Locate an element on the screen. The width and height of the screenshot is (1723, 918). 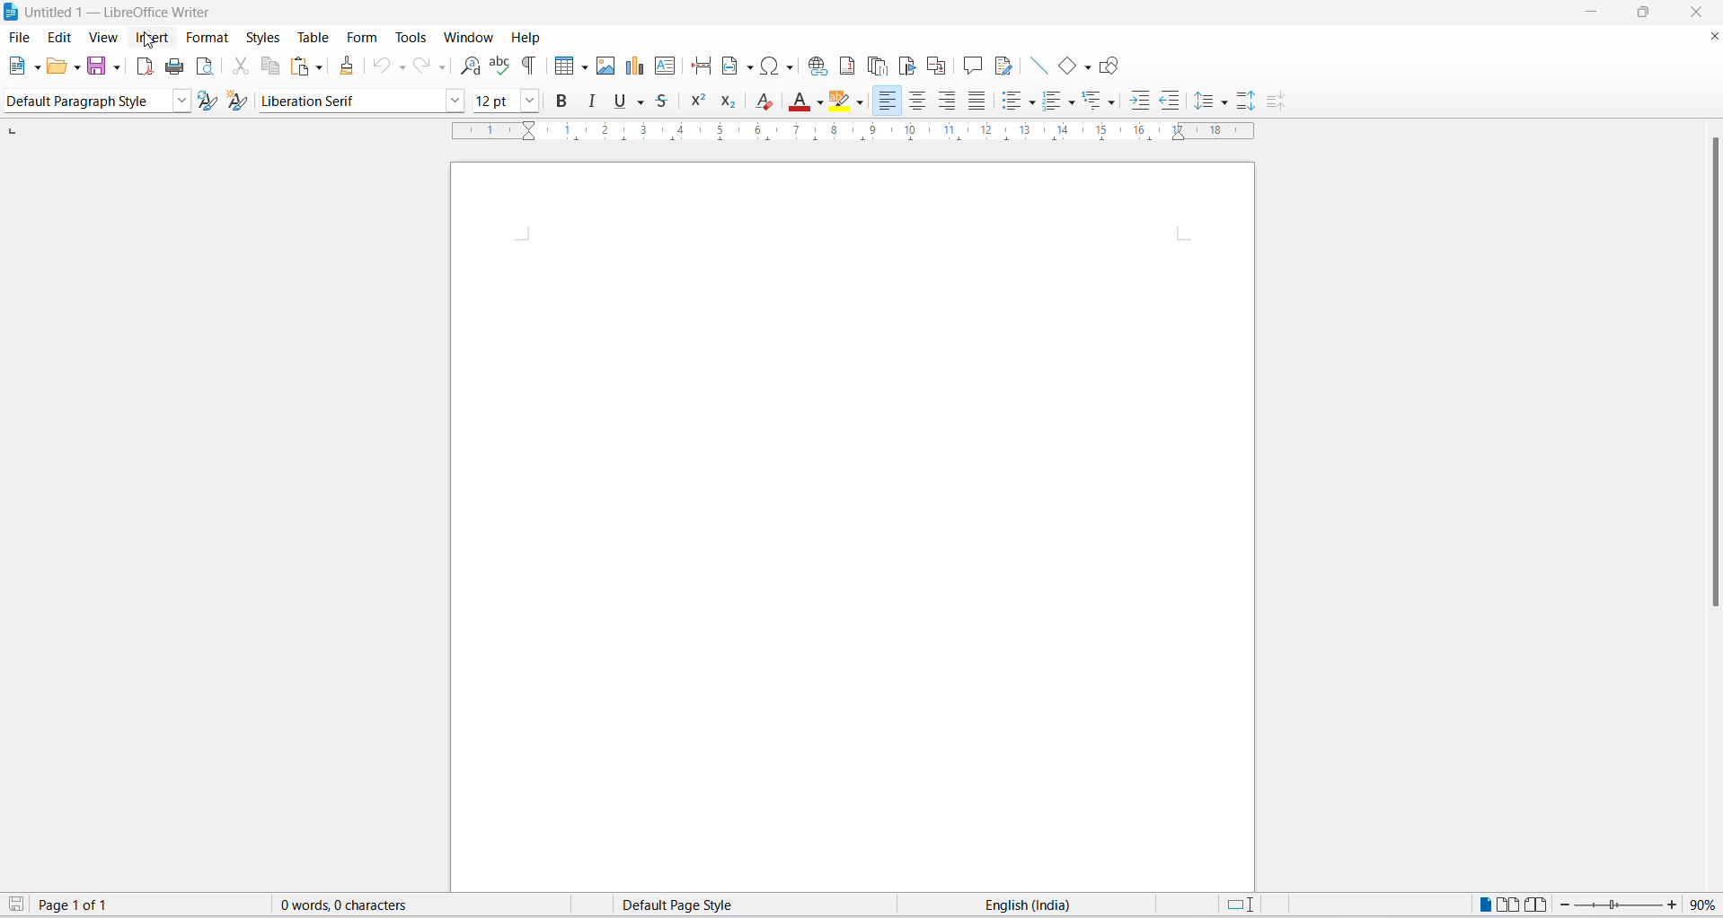
decrease paragraph spacing is located at coordinates (1277, 104).